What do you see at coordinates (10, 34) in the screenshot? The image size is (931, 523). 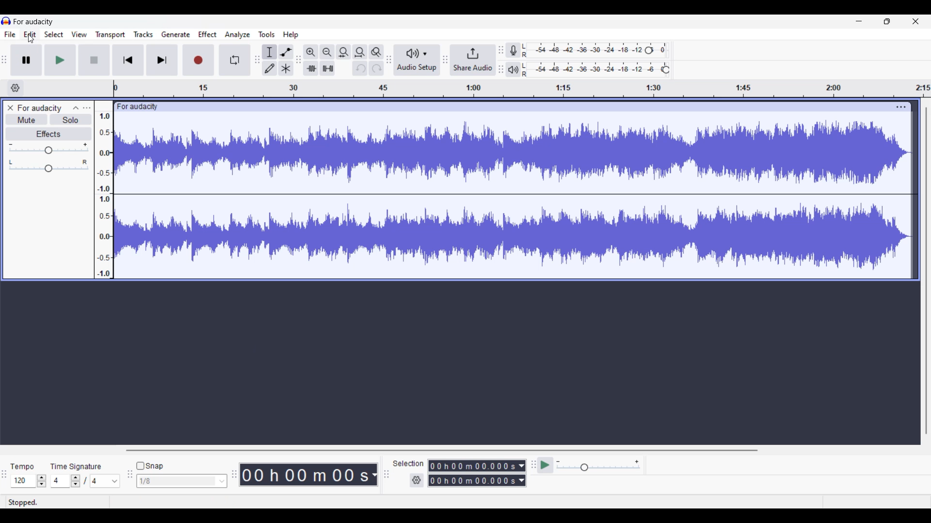 I see `File menu` at bounding box center [10, 34].